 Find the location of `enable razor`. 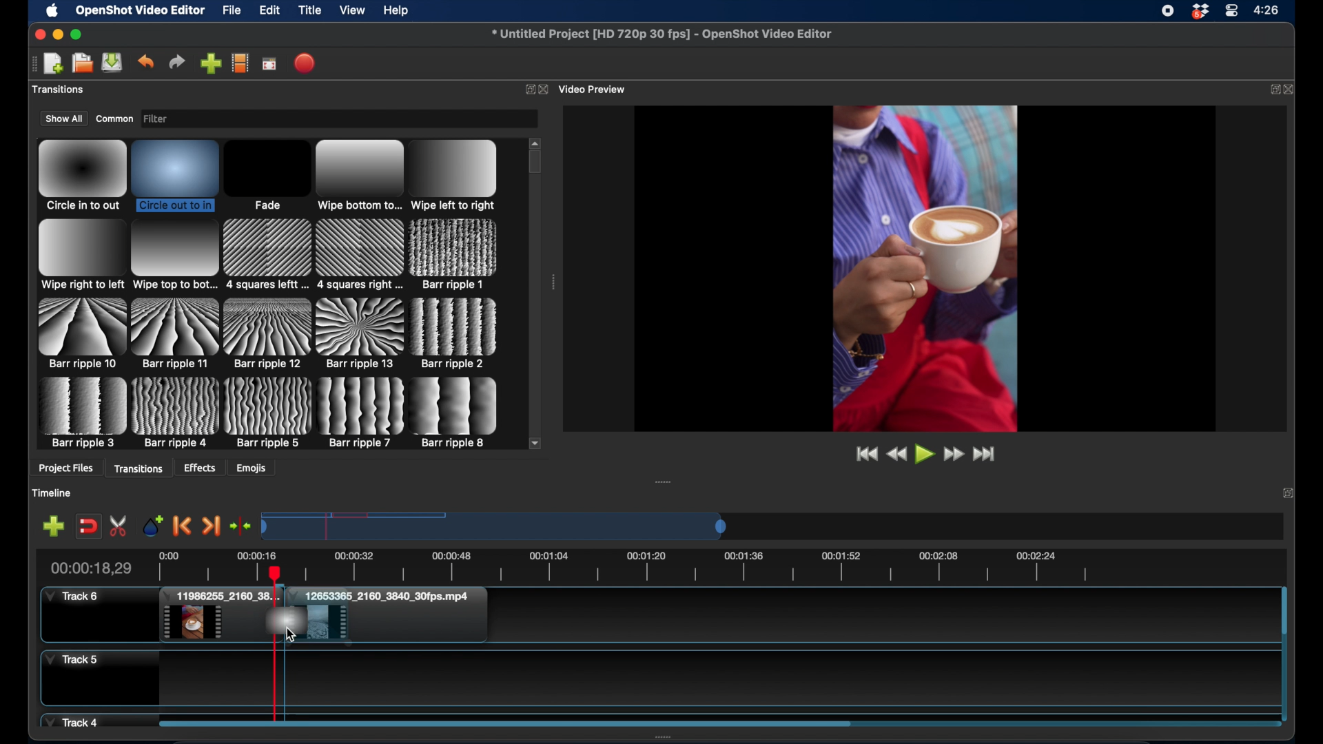

enable razor is located at coordinates (120, 526).